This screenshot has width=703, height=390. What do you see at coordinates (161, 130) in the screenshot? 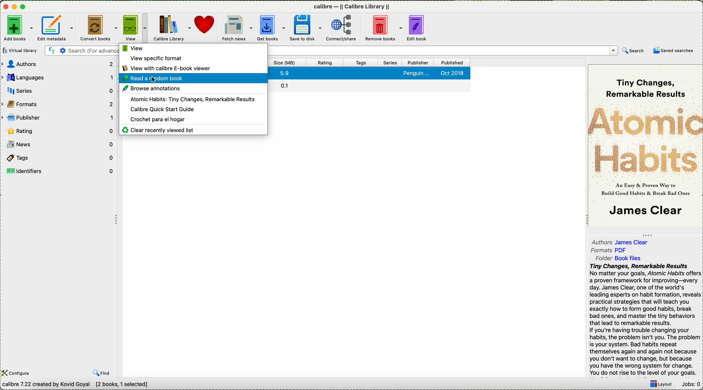
I see `clear recently viewed list` at bounding box center [161, 130].